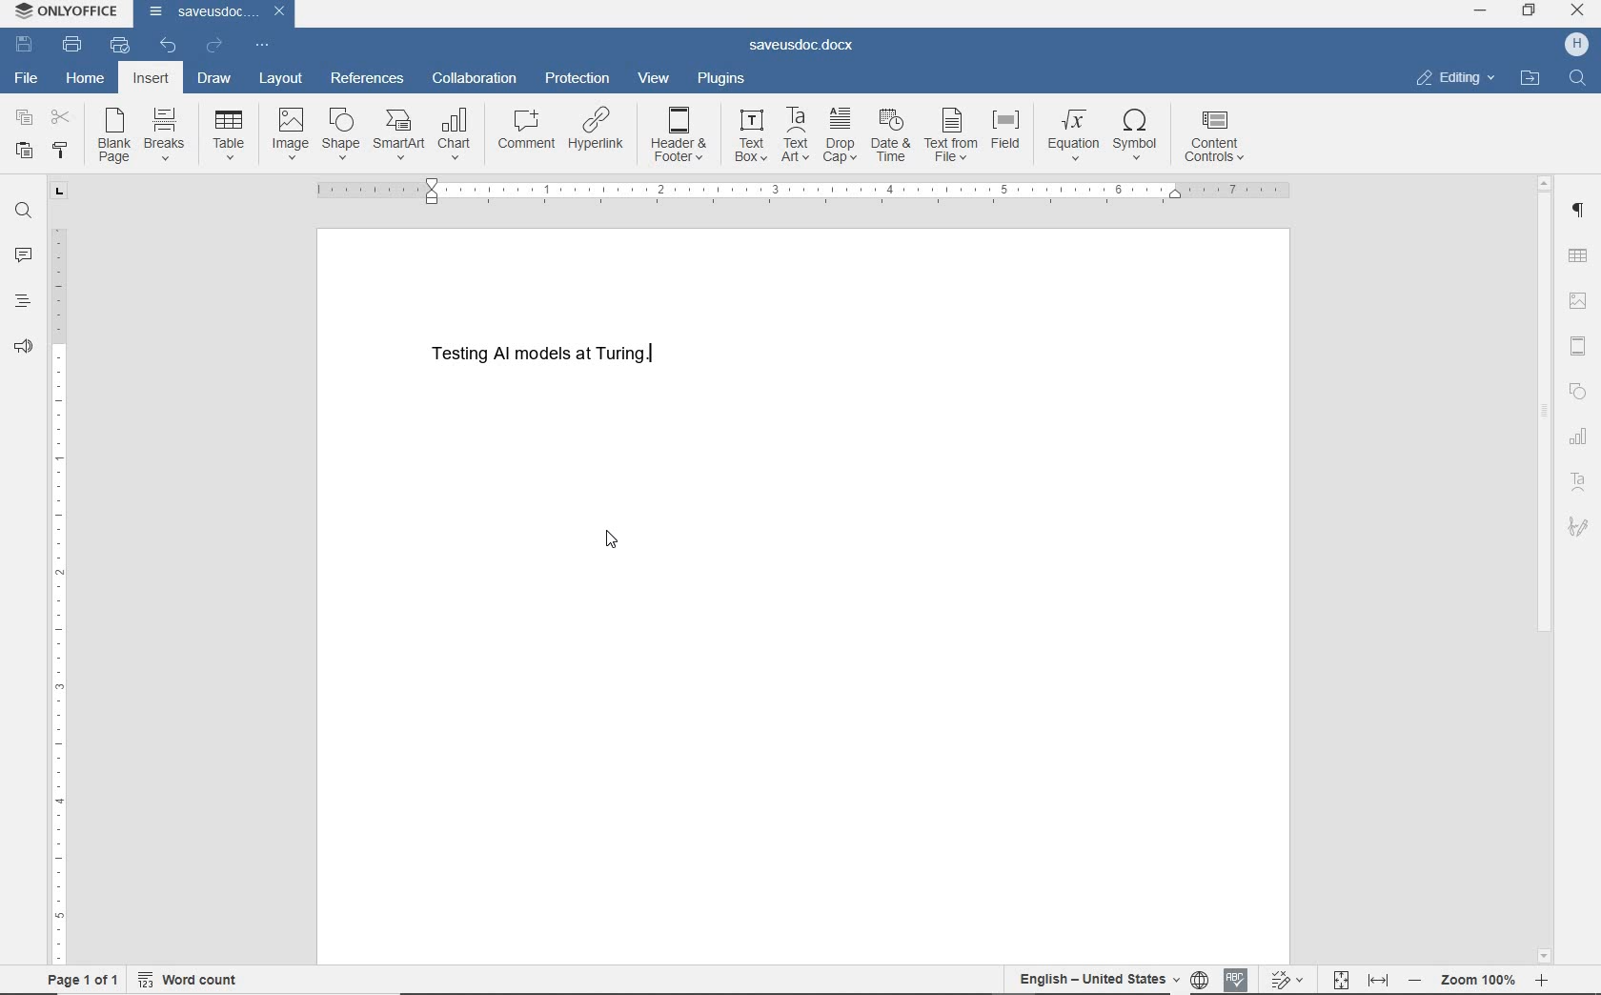 The image size is (1601, 995). Describe the element at coordinates (679, 133) in the screenshot. I see `header & footer` at that location.